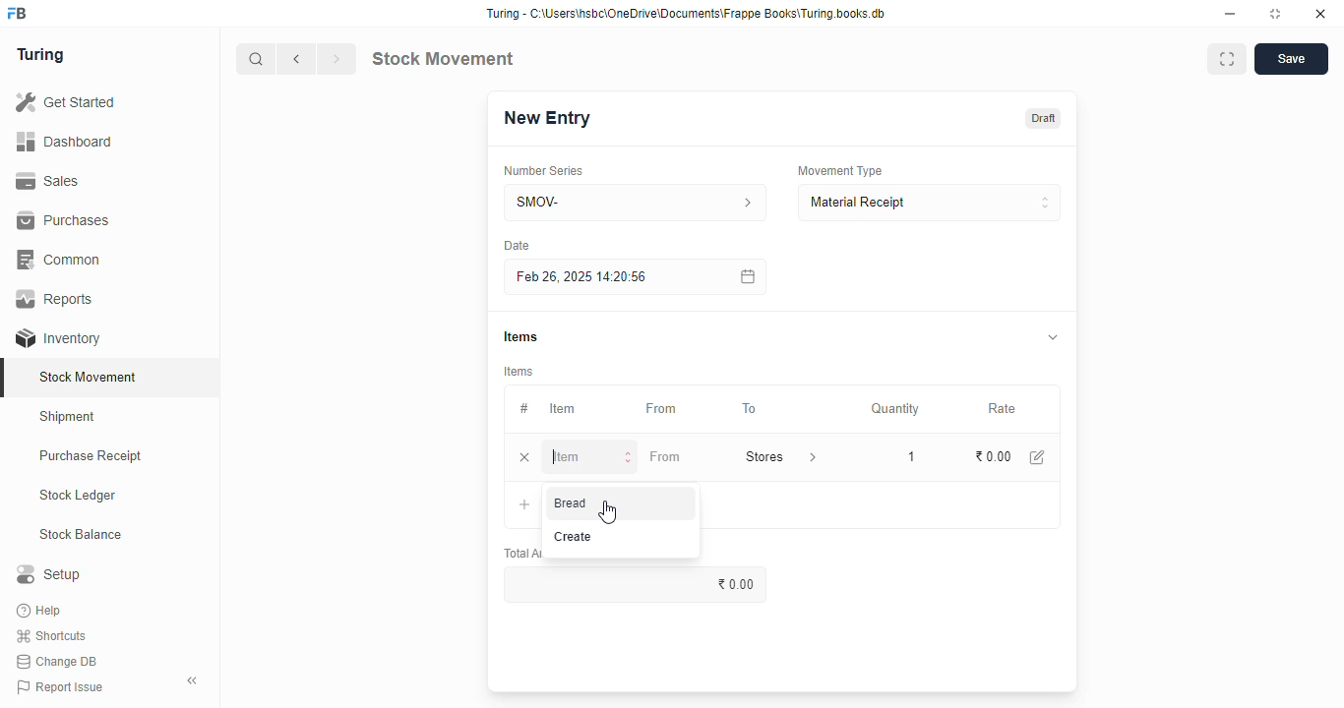 The width and height of the screenshot is (1344, 708). What do you see at coordinates (61, 260) in the screenshot?
I see `common` at bounding box center [61, 260].